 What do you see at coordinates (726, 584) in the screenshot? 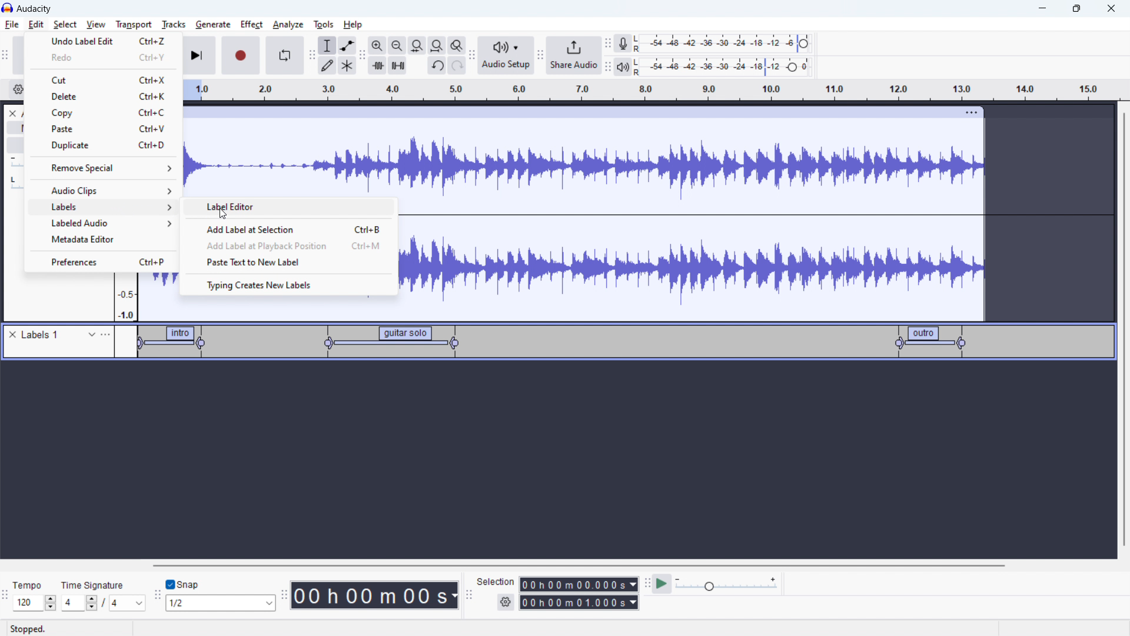
I see `playback speed` at bounding box center [726, 584].